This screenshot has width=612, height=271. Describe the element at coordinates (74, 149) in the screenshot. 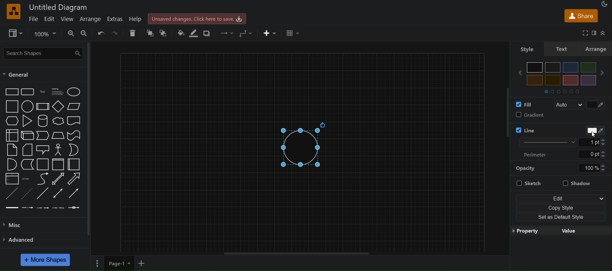

I see `or` at that location.